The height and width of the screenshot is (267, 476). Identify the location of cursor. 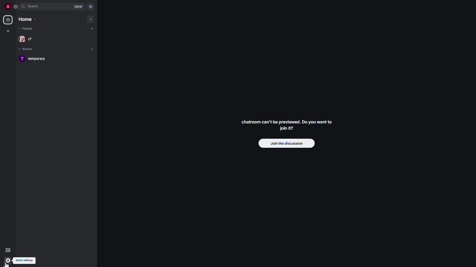
(7, 264).